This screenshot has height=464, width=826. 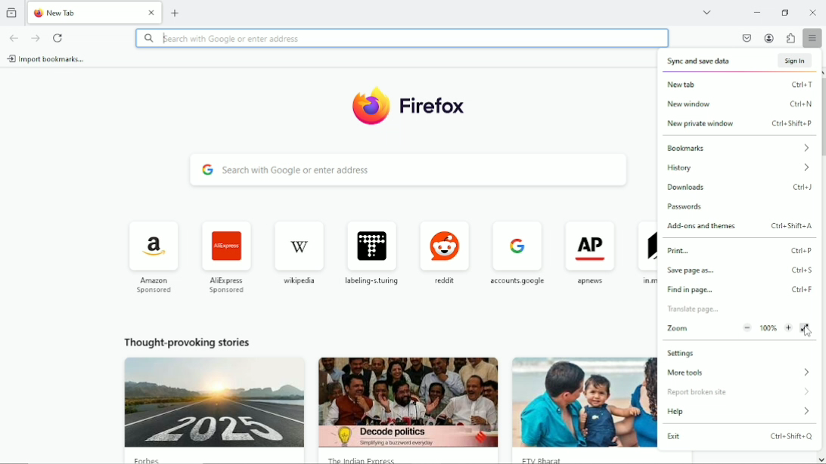 I want to click on minimize, so click(x=756, y=11).